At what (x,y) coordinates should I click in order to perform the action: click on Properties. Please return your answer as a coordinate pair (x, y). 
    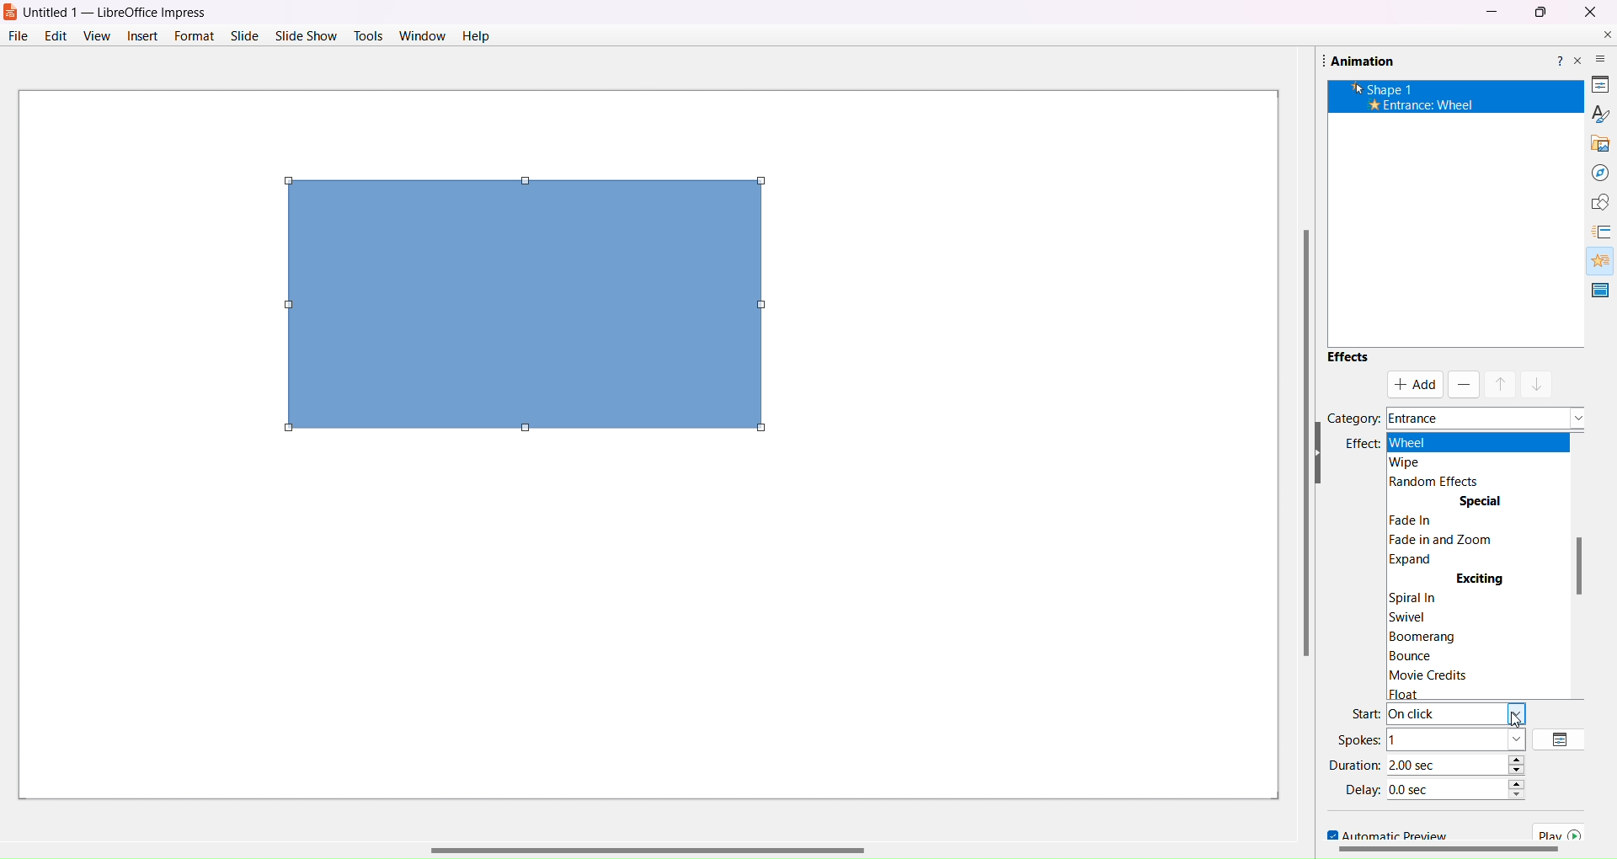
    Looking at the image, I should click on (1593, 82).